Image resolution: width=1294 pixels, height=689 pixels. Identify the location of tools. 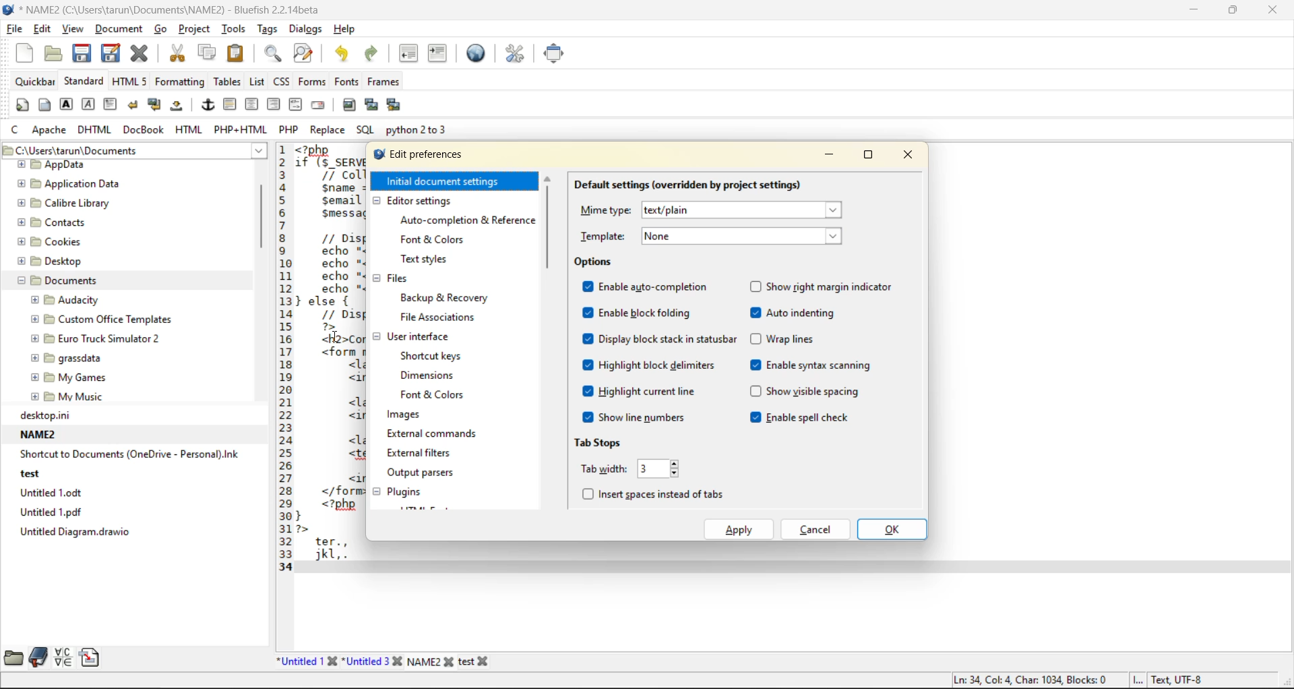
(235, 30).